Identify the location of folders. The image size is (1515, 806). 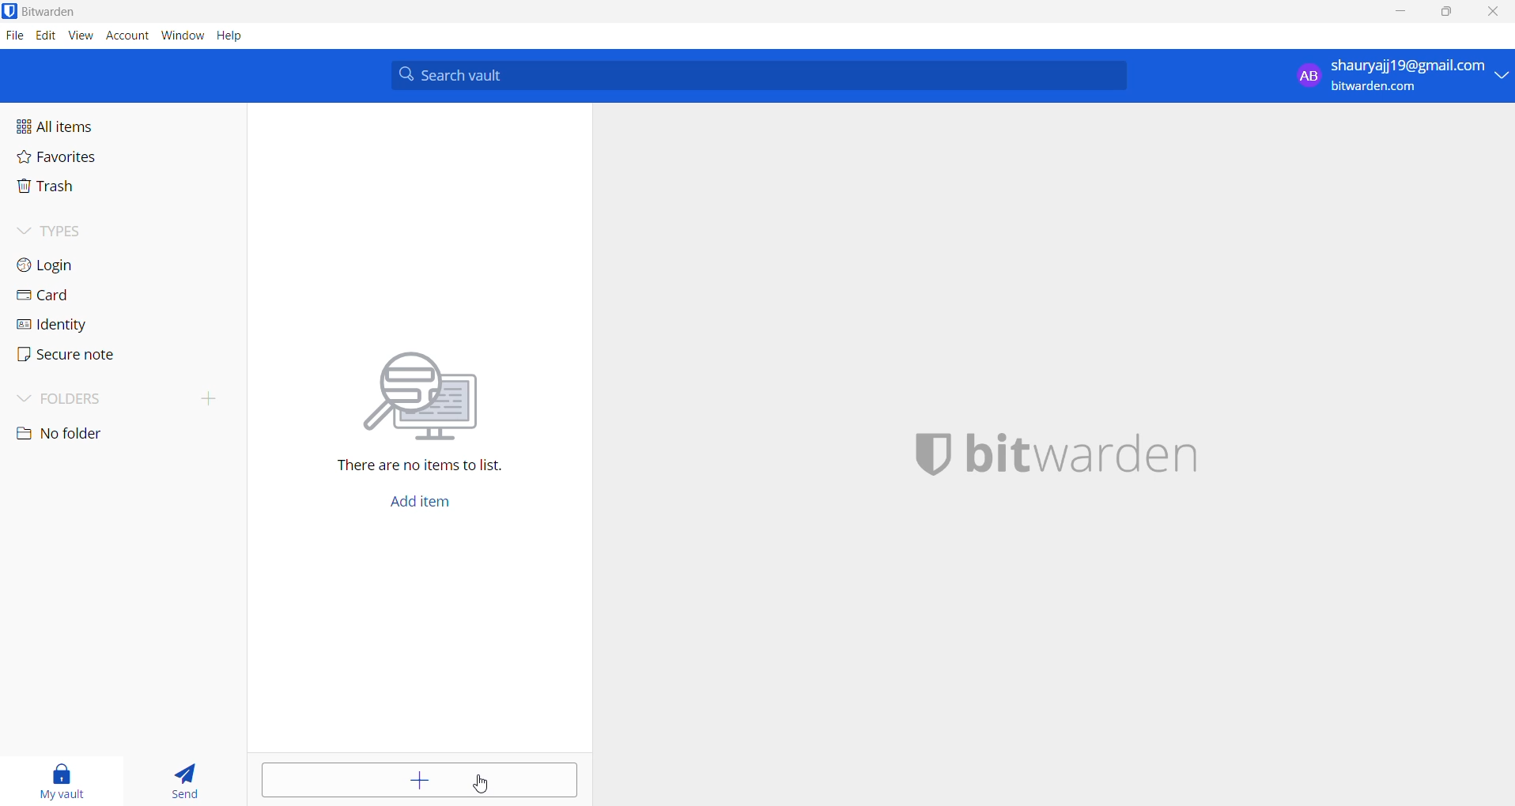
(123, 401).